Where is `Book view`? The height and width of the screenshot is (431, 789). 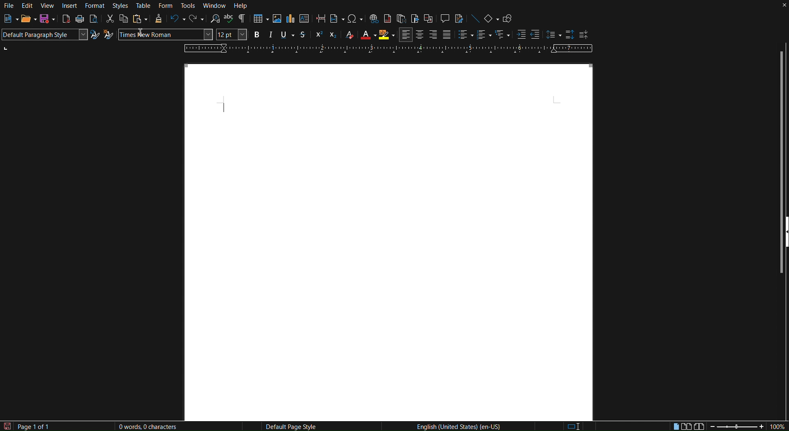
Book view is located at coordinates (699, 425).